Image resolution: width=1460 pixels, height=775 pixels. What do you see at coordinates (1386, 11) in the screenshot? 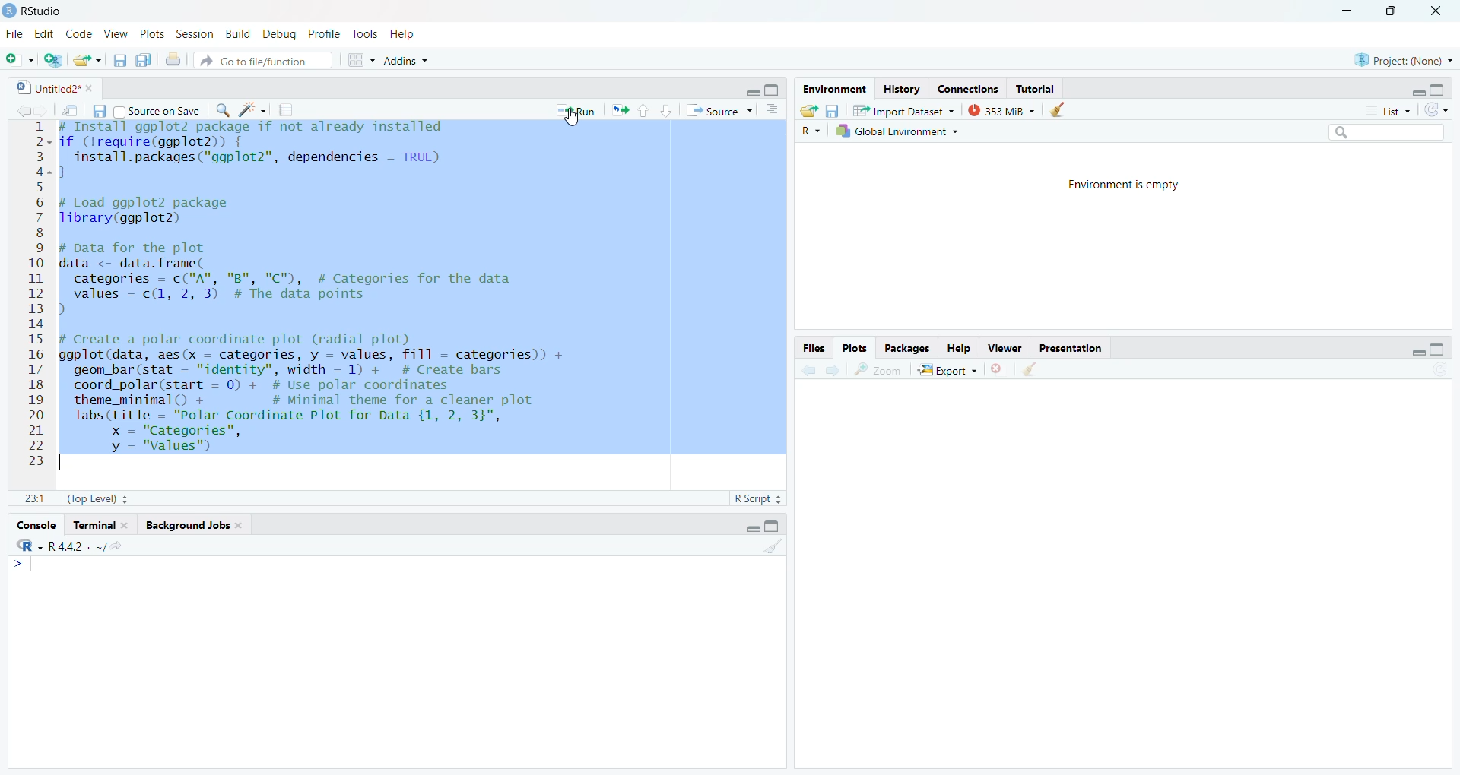
I see `maximize` at bounding box center [1386, 11].